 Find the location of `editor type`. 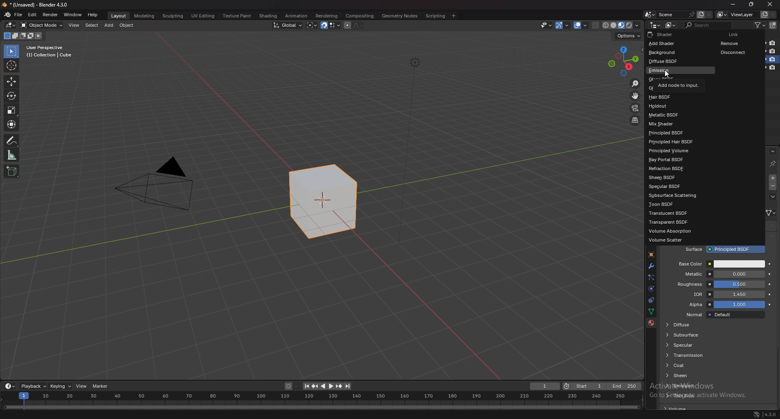

editor type is located at coordinates (11, 25).